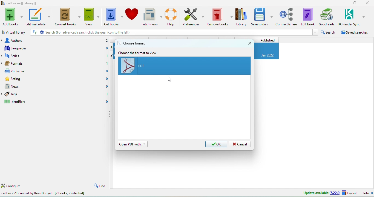 The height and width of the screenshot is (197, 374). I want to click on Add books, so click(12, 17).